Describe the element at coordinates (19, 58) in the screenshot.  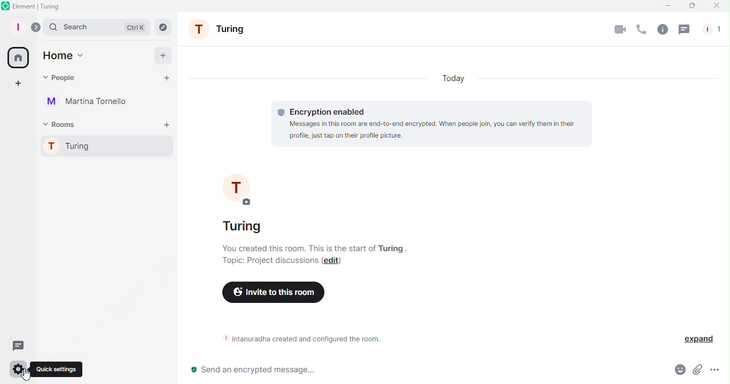
I see `Home` at that location.